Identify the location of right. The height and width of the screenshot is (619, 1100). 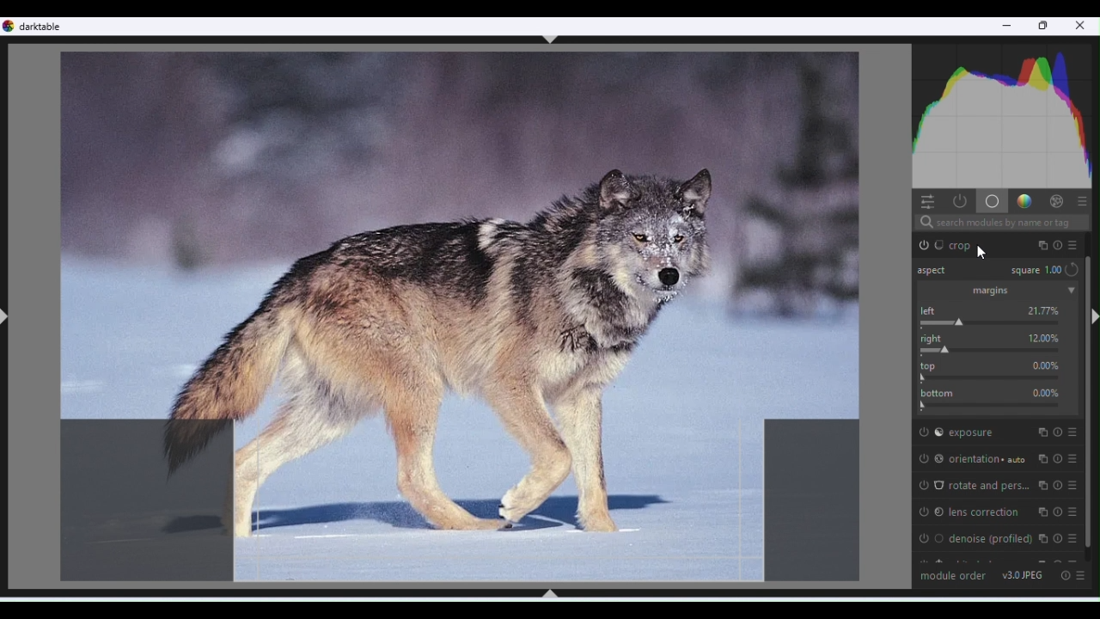
(934, 338).